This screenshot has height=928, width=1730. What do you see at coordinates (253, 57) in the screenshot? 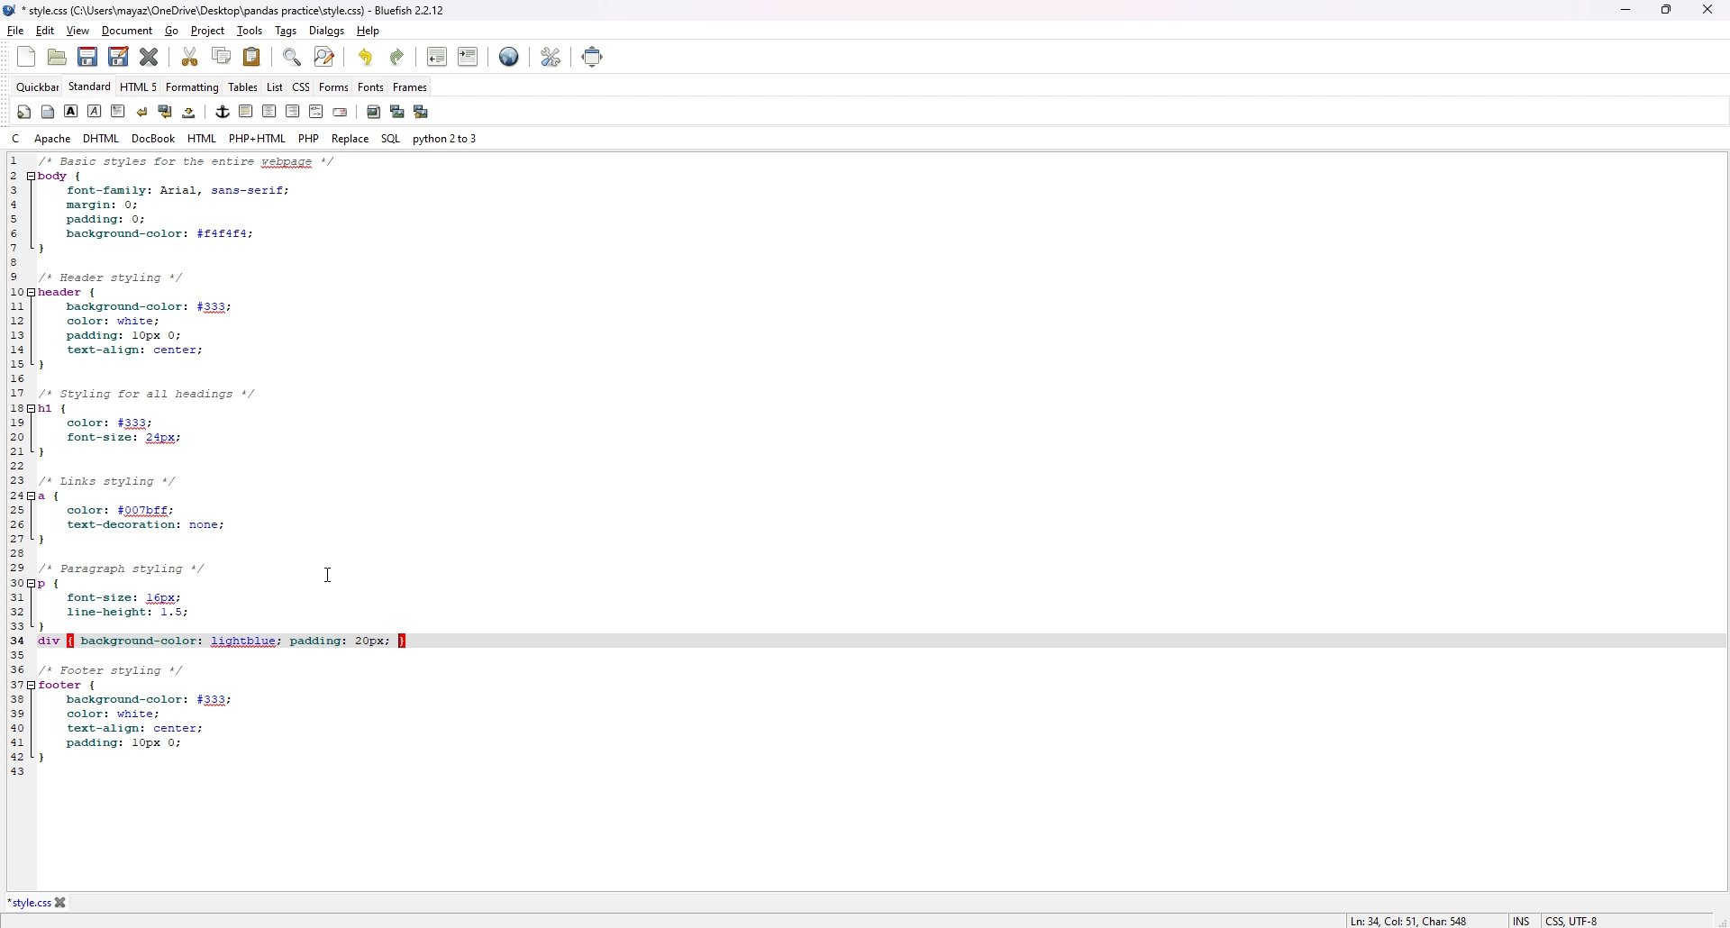
I see `paste` at bounding box center [253, 57].